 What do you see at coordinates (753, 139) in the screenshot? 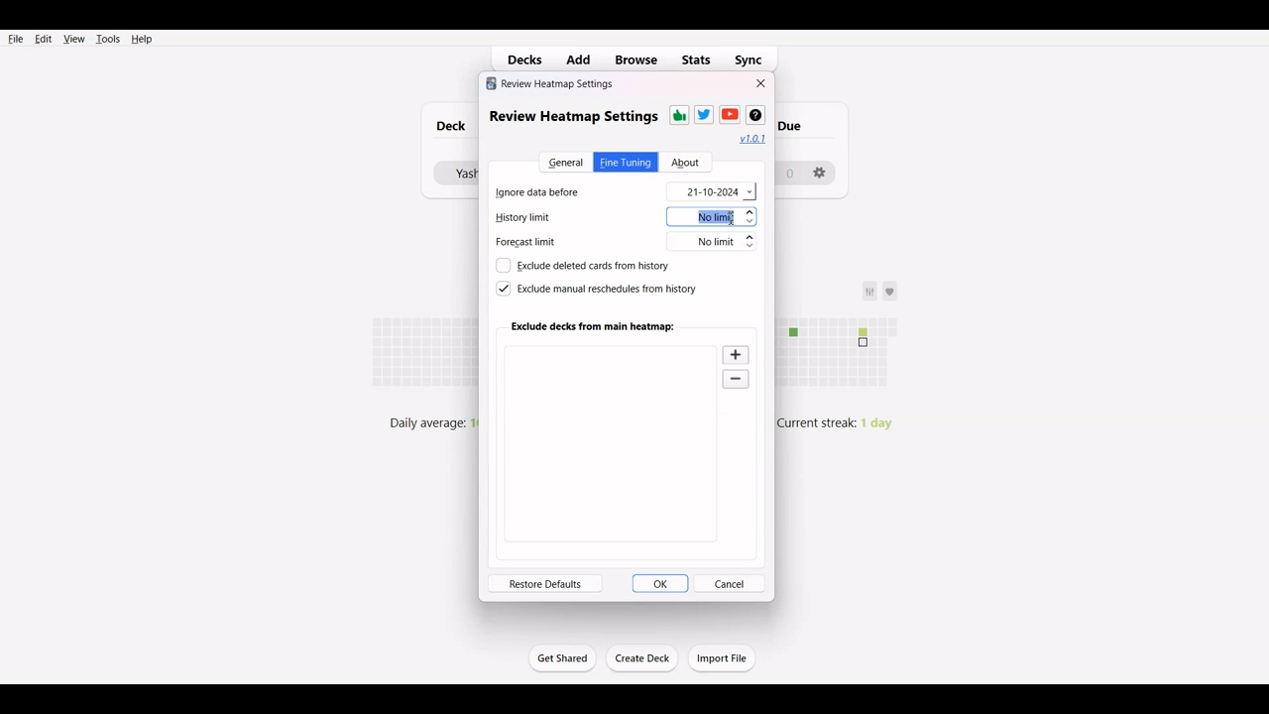
I see `Hyperlink` at bounding box center [753, 139].